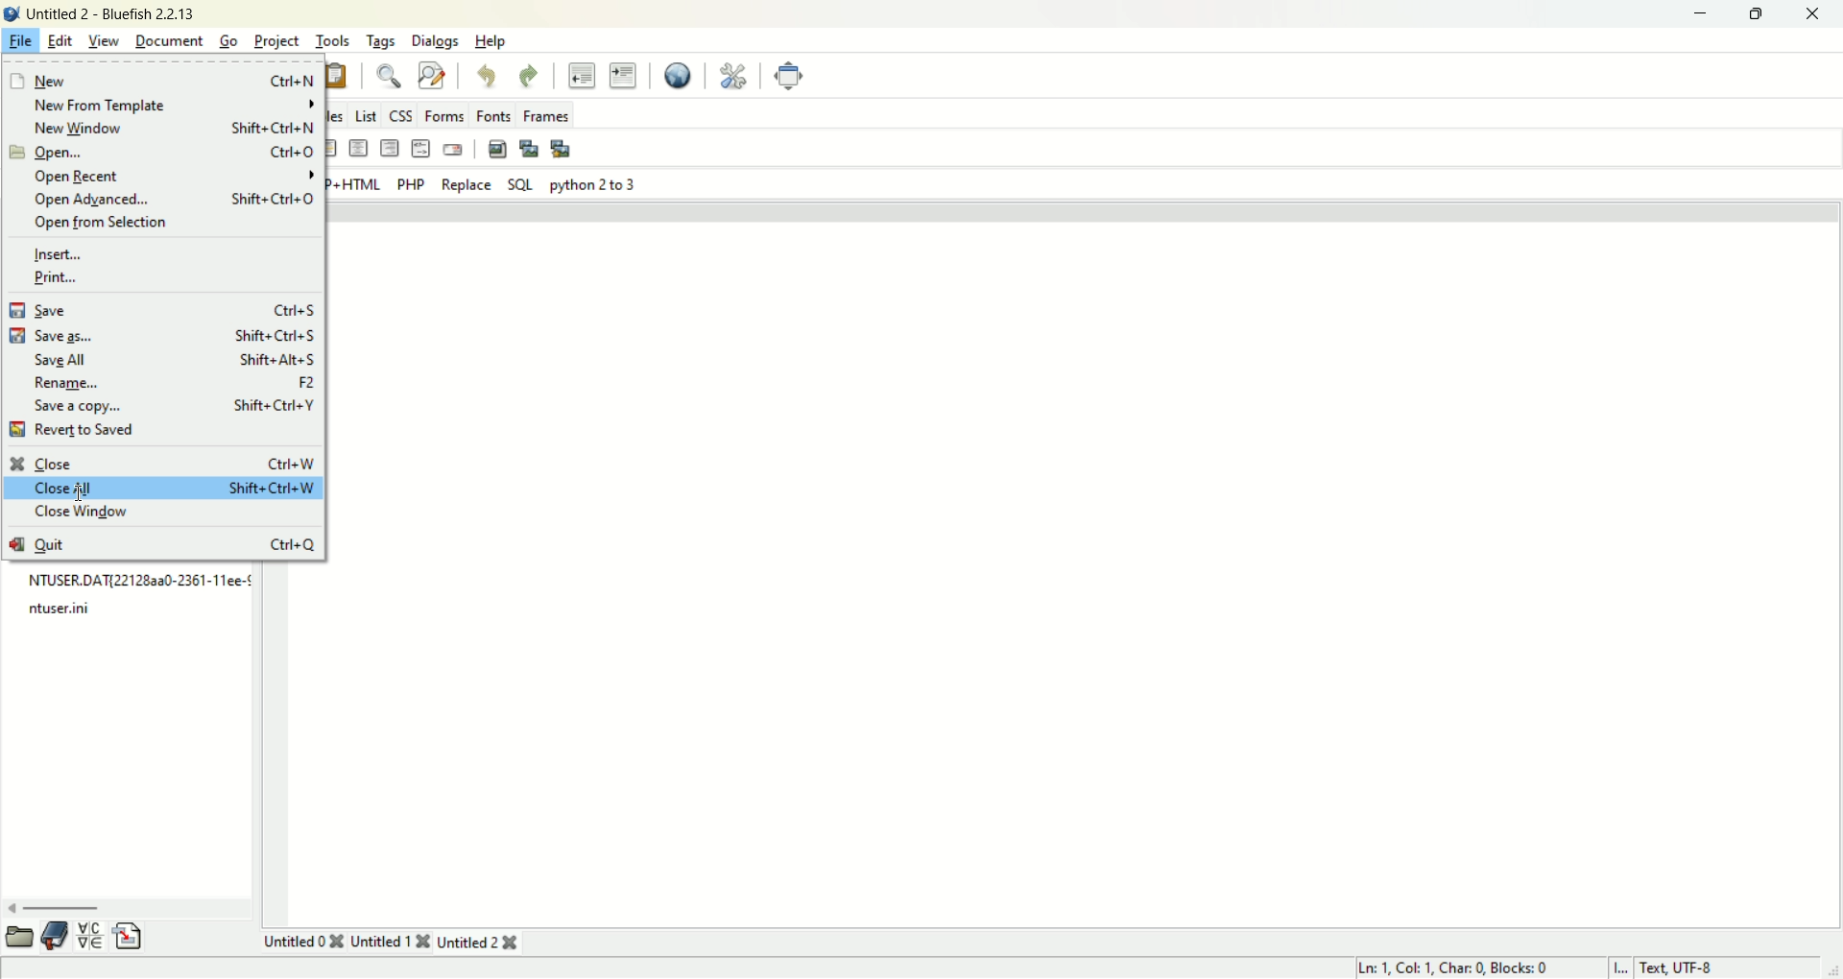  What do you see at coordinates (106, 41) in the screenshot?
I see `view` at bounding box center [106, 41].